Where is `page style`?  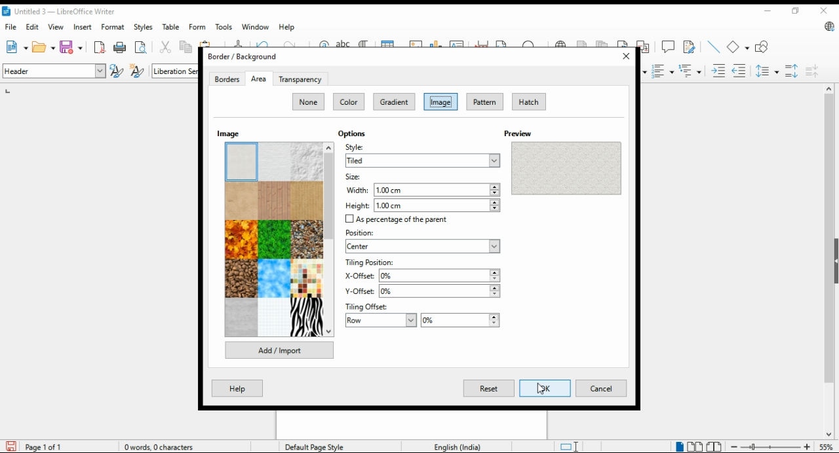
page style is located at coordinates (317, 446).